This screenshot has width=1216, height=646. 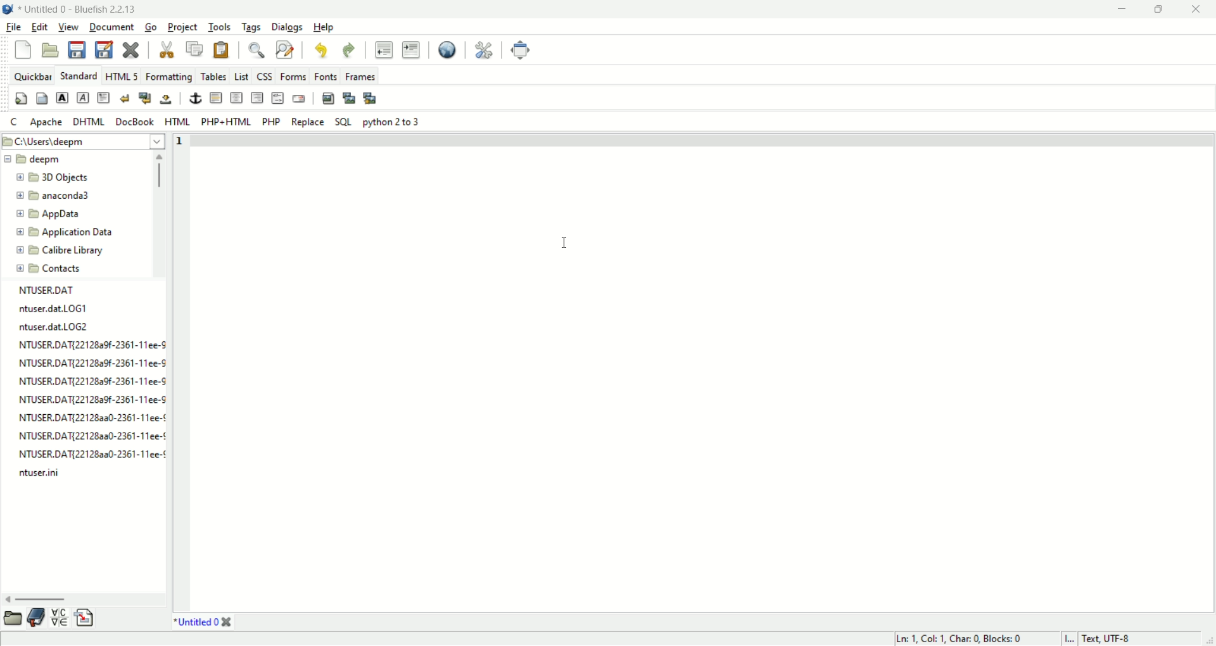 I want to click on redo, so click(x=349, y=51).